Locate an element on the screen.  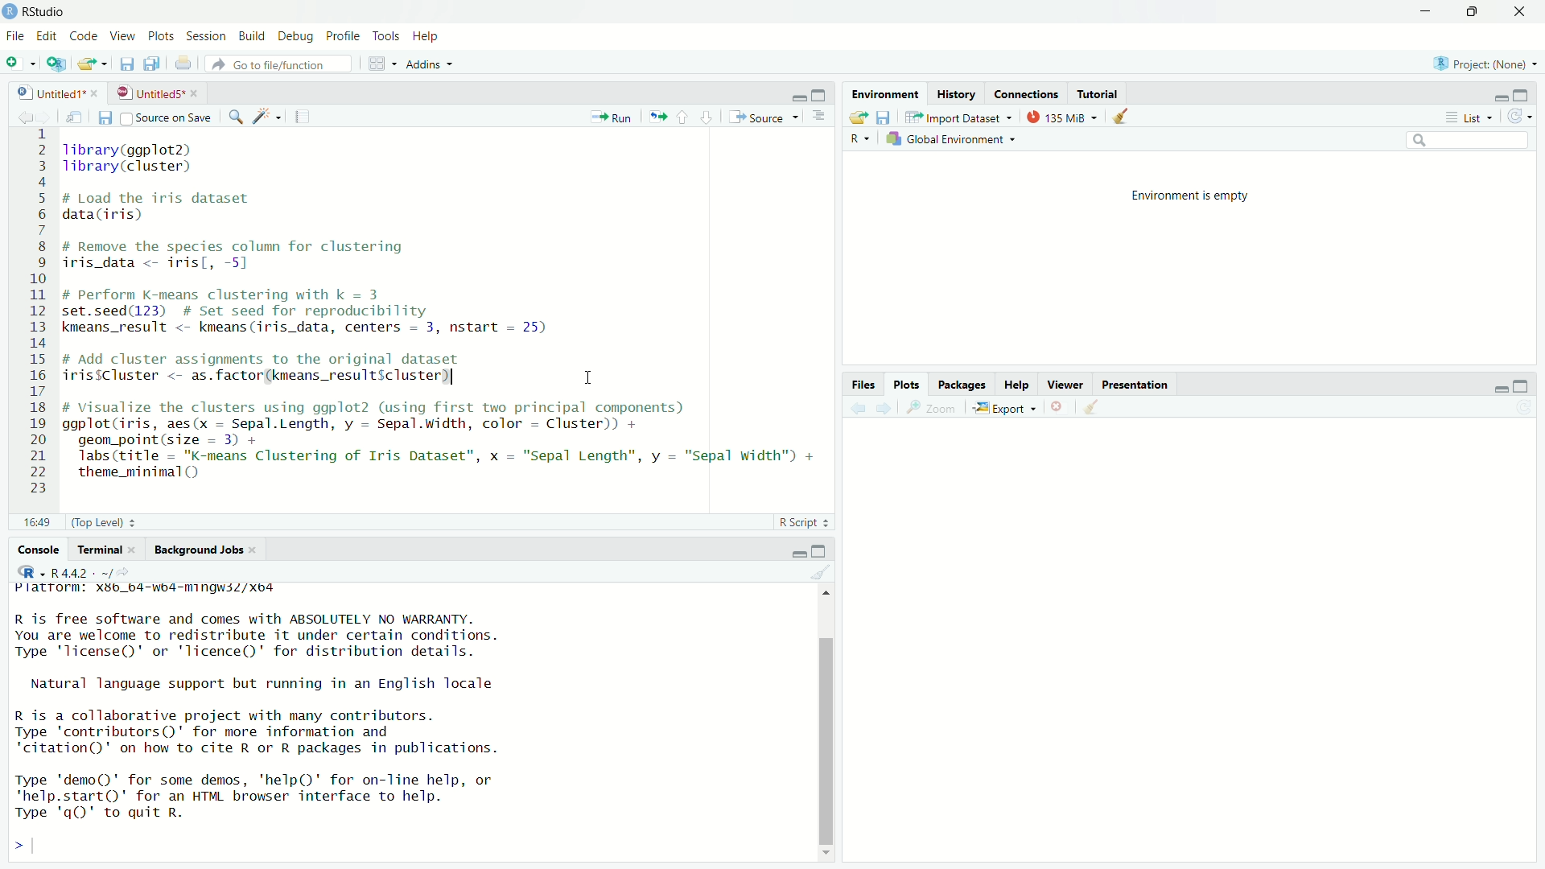
refresh is located at coordinates (1526, 118).